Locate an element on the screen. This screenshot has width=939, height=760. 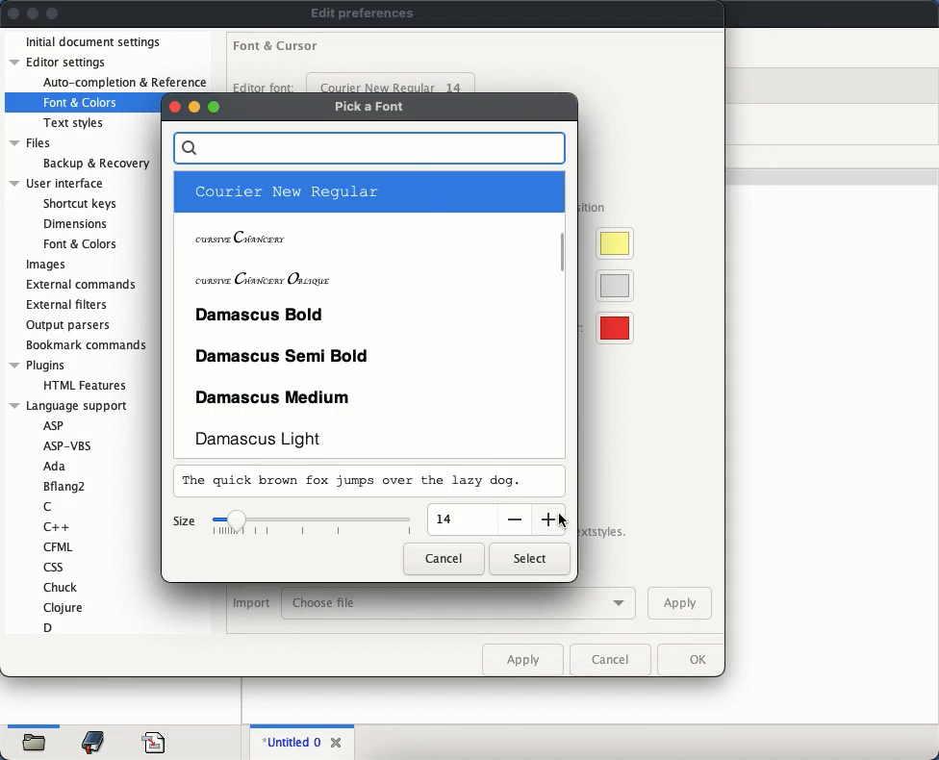
close is located at coordinates (338, 740).